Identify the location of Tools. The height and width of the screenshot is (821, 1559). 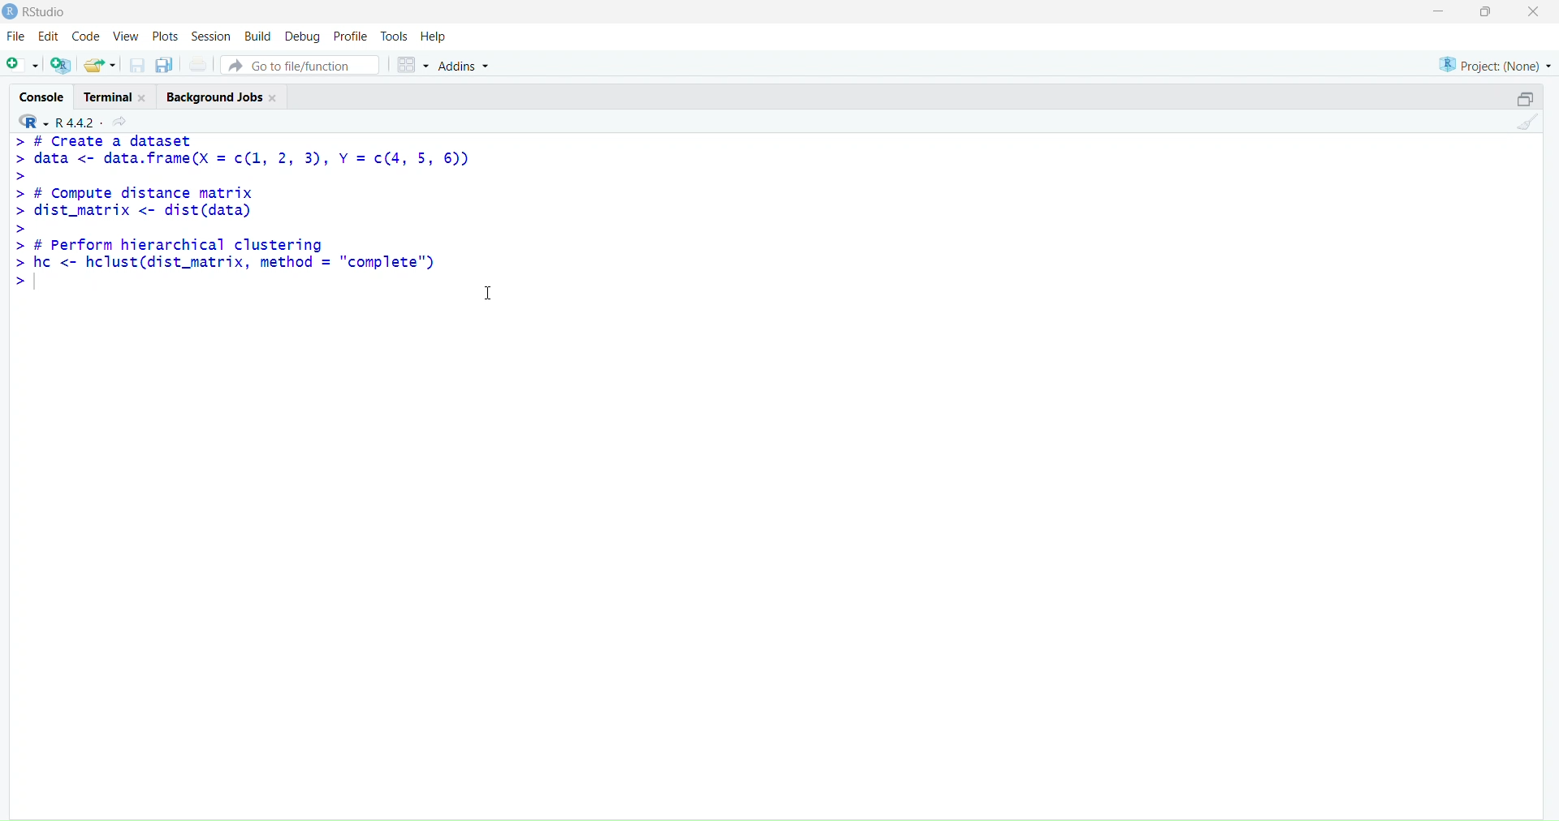
(392, 37).